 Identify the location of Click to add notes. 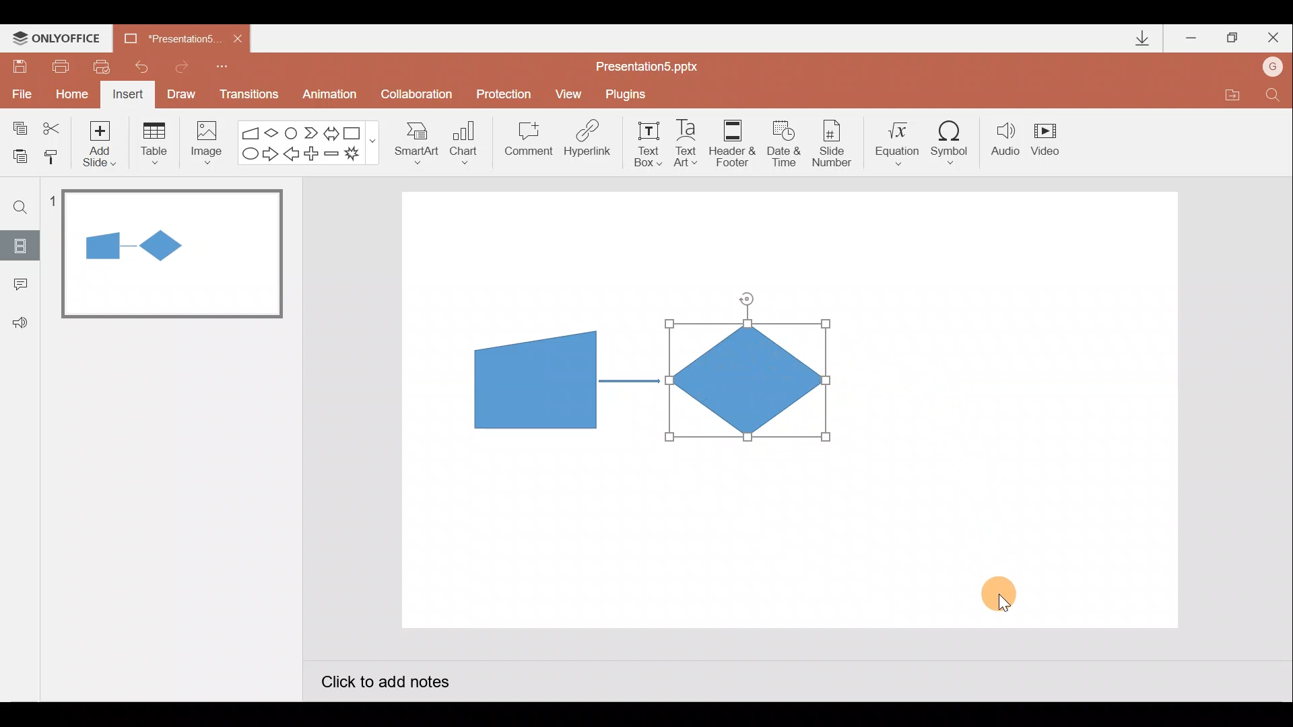
(384, 684).